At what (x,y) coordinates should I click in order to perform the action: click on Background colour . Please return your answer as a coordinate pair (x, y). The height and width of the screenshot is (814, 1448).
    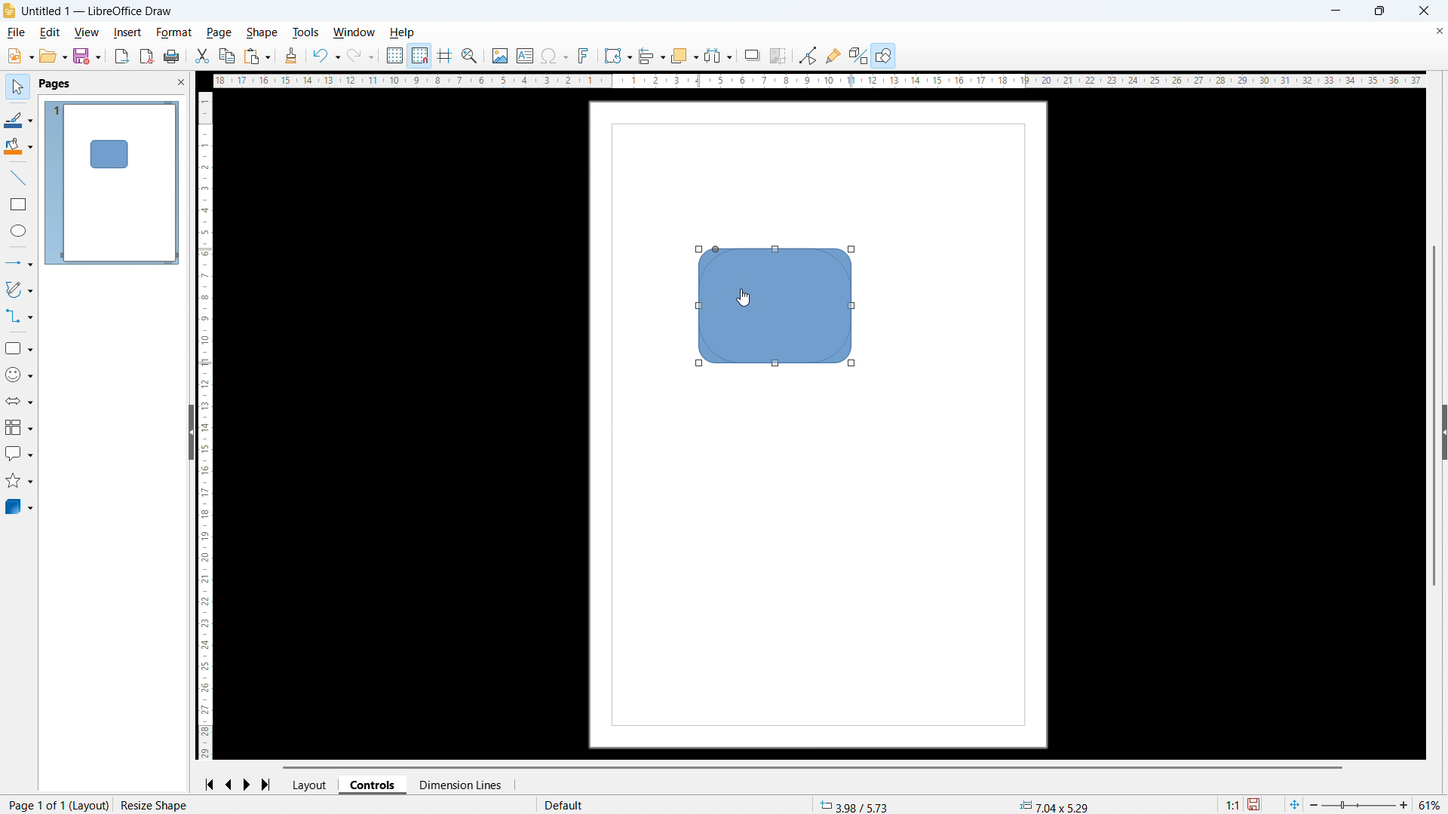
    Looking at the image, I should click on (19, 148).